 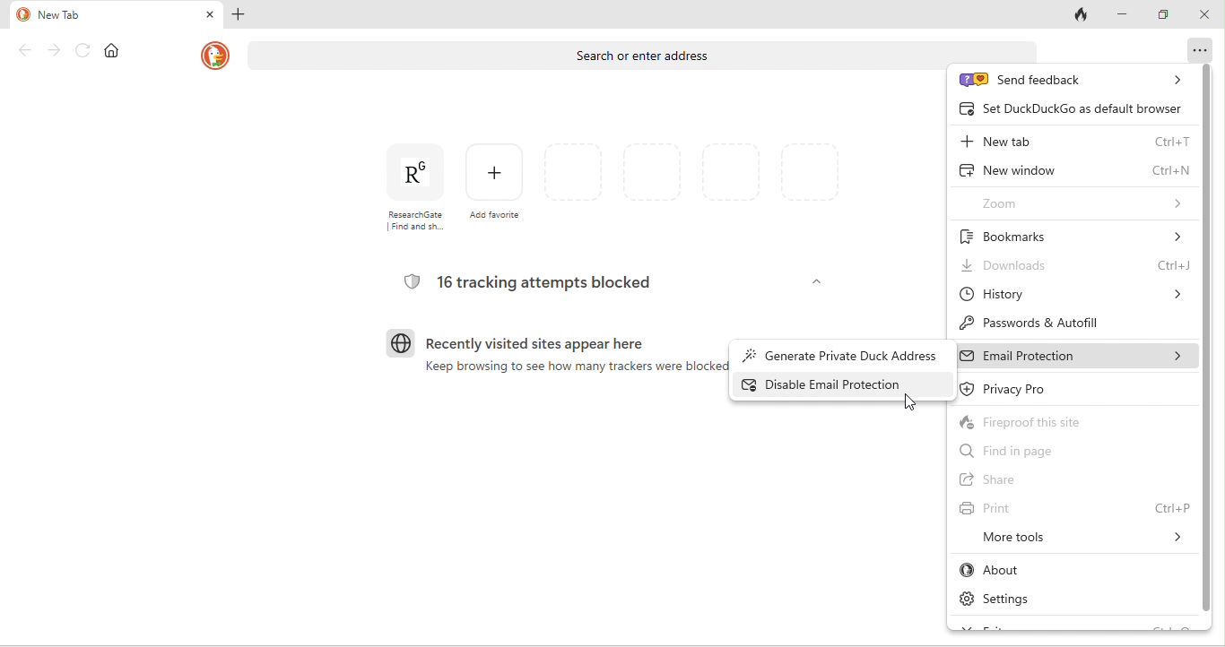 What do you see at coordinates (1074, 81) in the screenshot?
I see `send feedback` at bounding box center [1074, 81].